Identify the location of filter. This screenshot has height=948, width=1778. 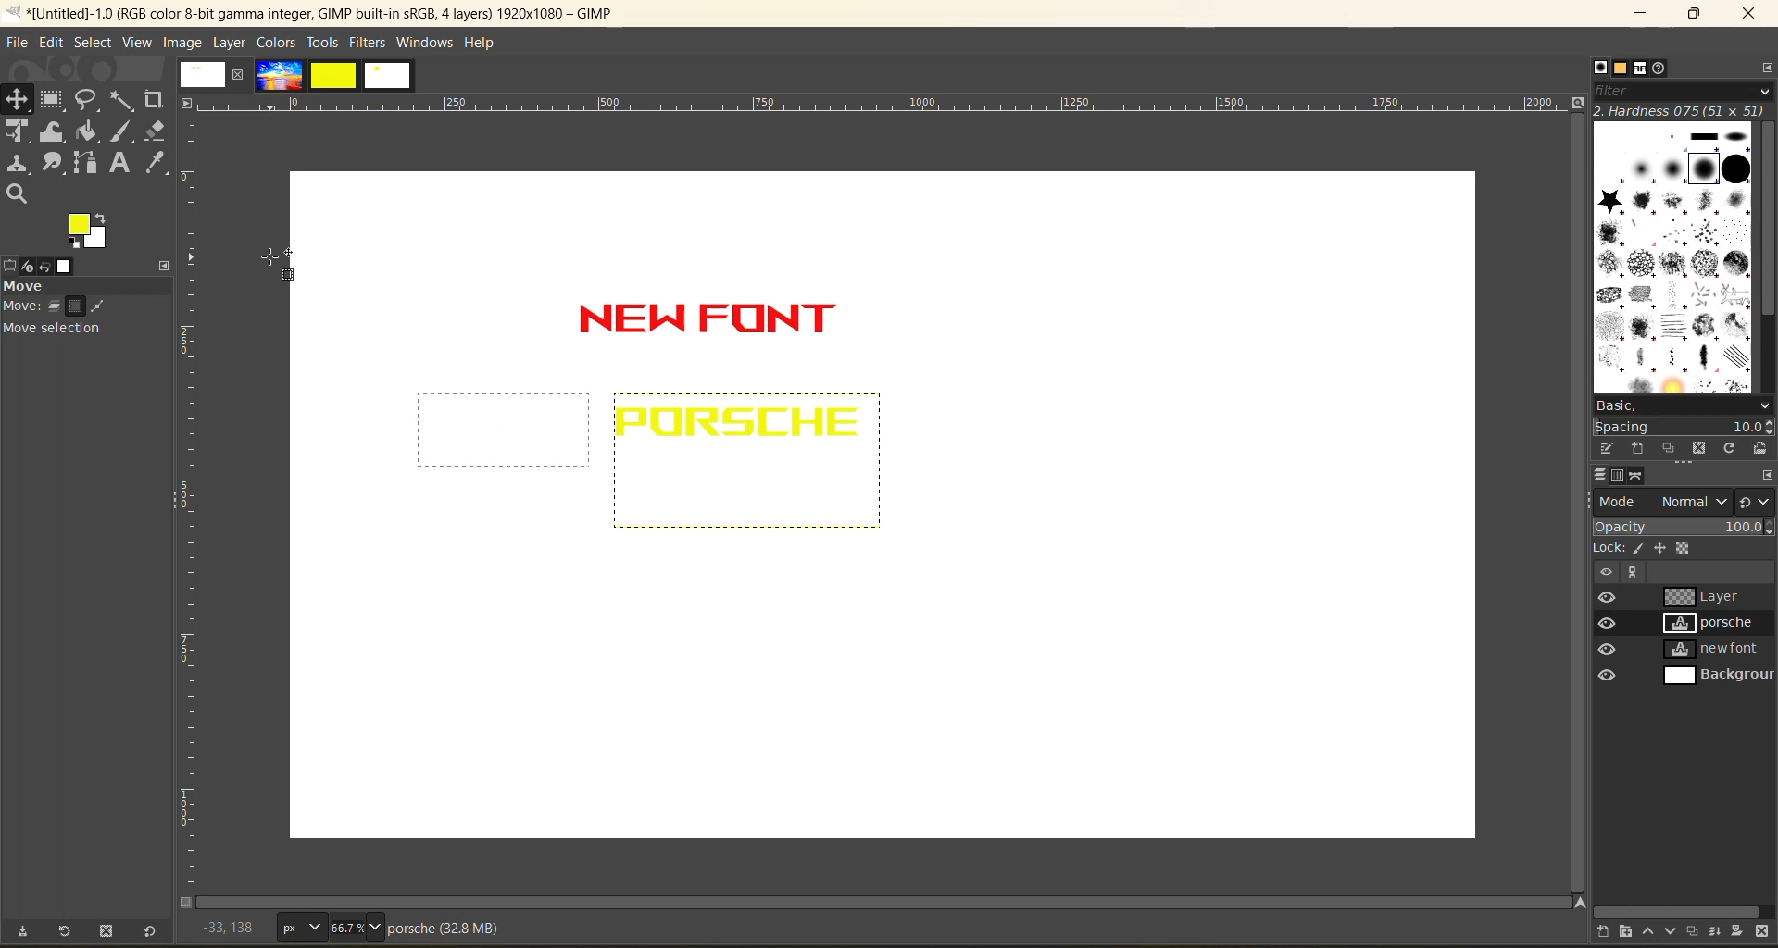
(1683, 90).